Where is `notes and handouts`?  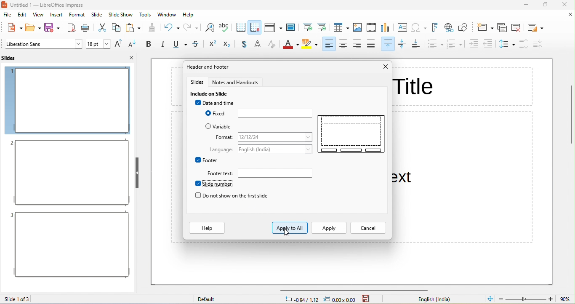
notes and handouts is located at coordinates (236, 82).